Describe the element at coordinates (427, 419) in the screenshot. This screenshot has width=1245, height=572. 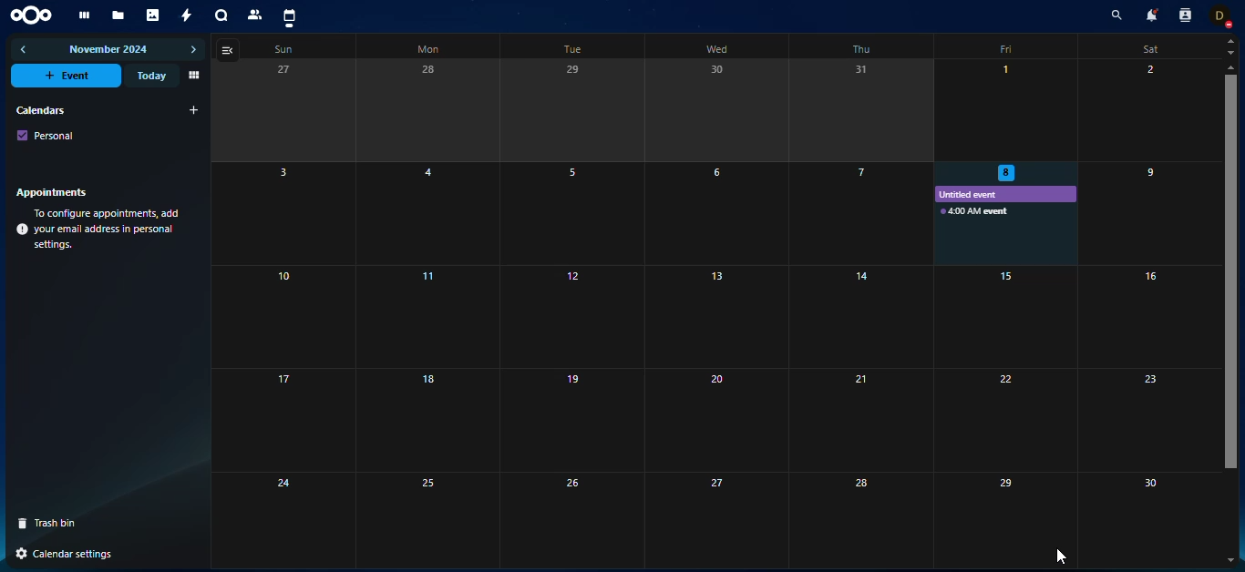
I see `18` at that location.